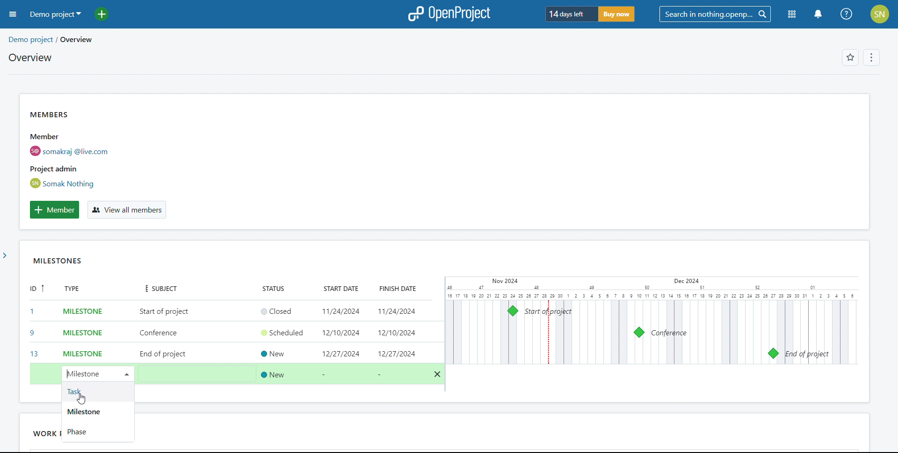 The image size is (898, 453). I want to click on type, so click(78, 290).